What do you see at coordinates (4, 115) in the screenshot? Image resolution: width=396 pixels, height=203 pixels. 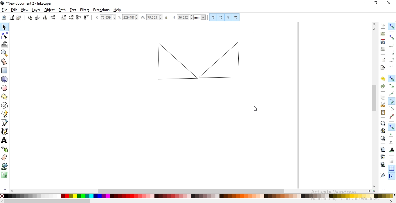 I see `draw freehand lines` at bounding box center [4, 115].